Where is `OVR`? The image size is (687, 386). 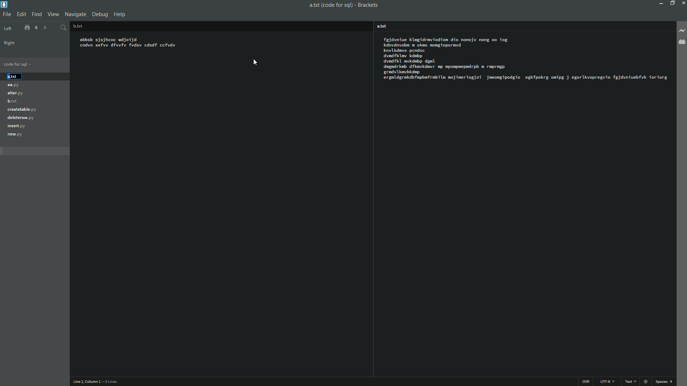
OVR is located at coordinates (586, 381).